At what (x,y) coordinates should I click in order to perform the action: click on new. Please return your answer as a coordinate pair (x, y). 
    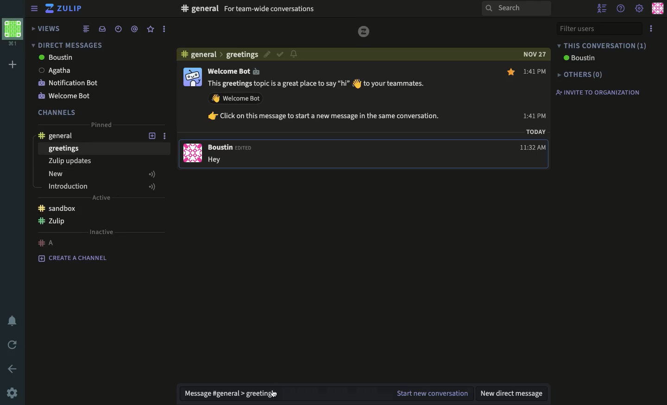
    Looking at the image, I should click on (101, 174).